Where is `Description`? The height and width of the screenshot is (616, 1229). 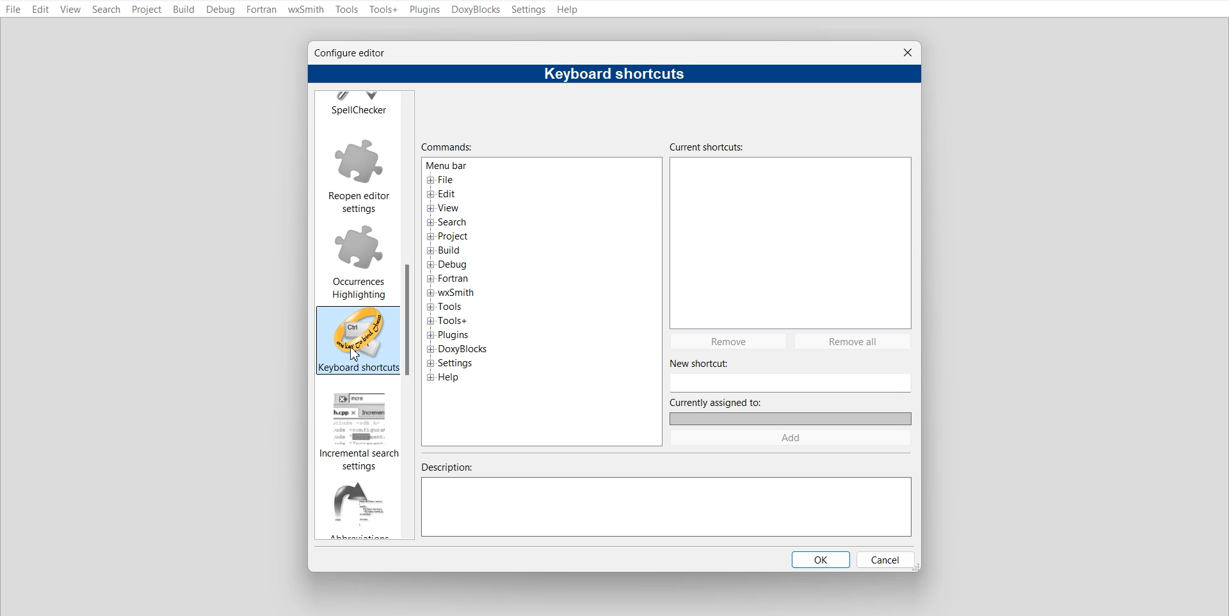
Description is located at coordinates (668, 499).